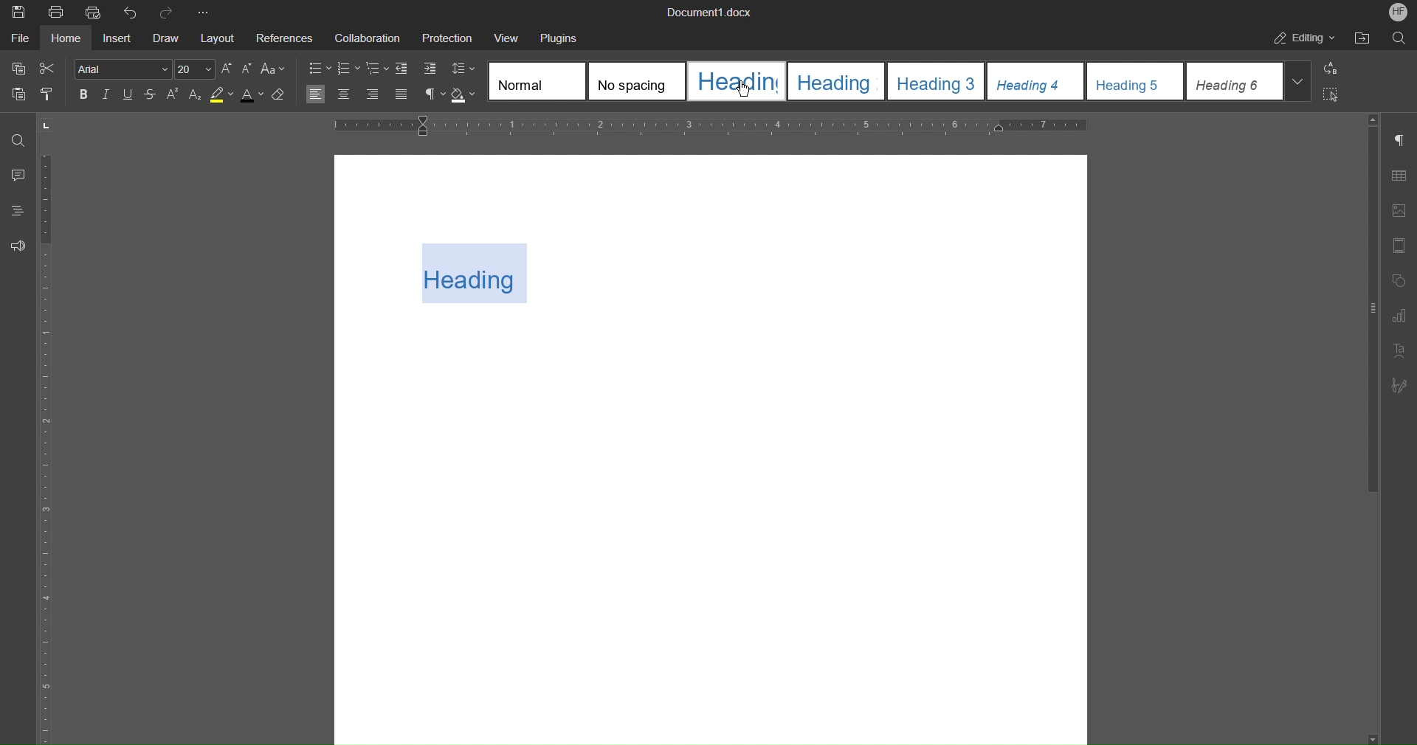 This screenshot has width=1417, height=745. I want to click on No spacing, so click(641, 80).